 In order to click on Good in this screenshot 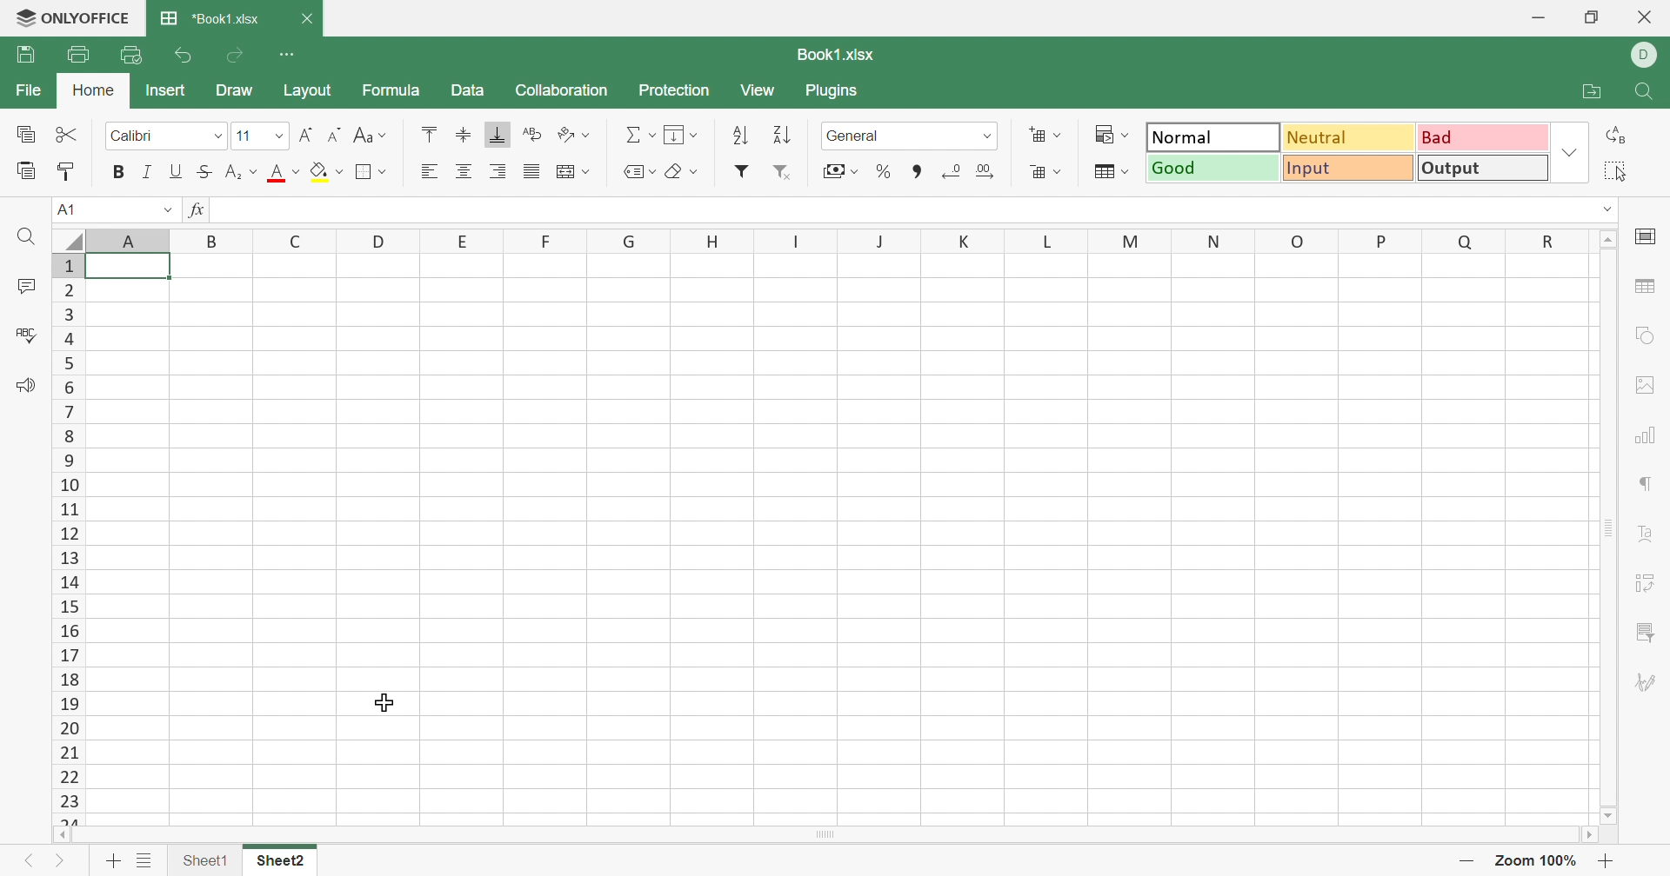, I will do `click(1212, 168)`.